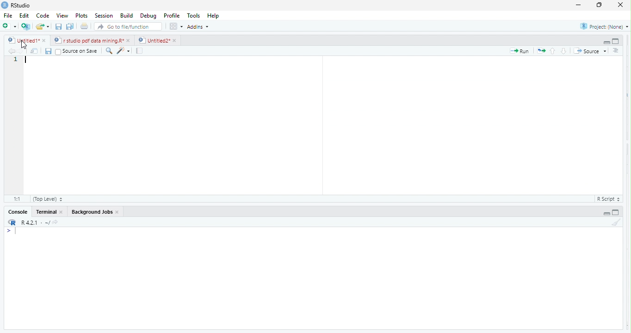 This screenshot has width=631, height=333. What do you see at coordinates (8, 16) in the screenshot?
I see `File` at bounding box center [8, 16].